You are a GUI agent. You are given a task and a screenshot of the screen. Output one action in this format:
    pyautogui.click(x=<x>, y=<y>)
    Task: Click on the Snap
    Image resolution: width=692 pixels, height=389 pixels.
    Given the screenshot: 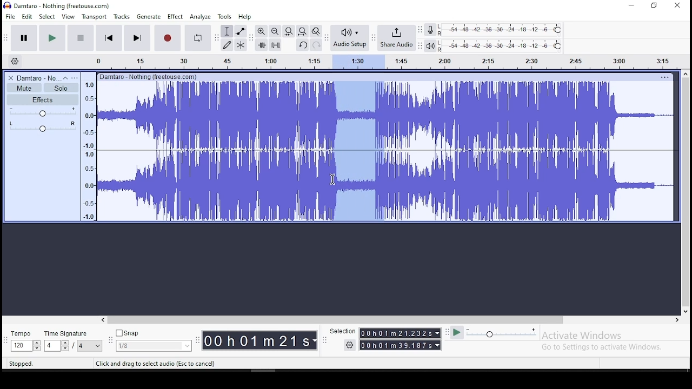 What is the action you would take?
    pyautogui.click(x=154, y=333)
    